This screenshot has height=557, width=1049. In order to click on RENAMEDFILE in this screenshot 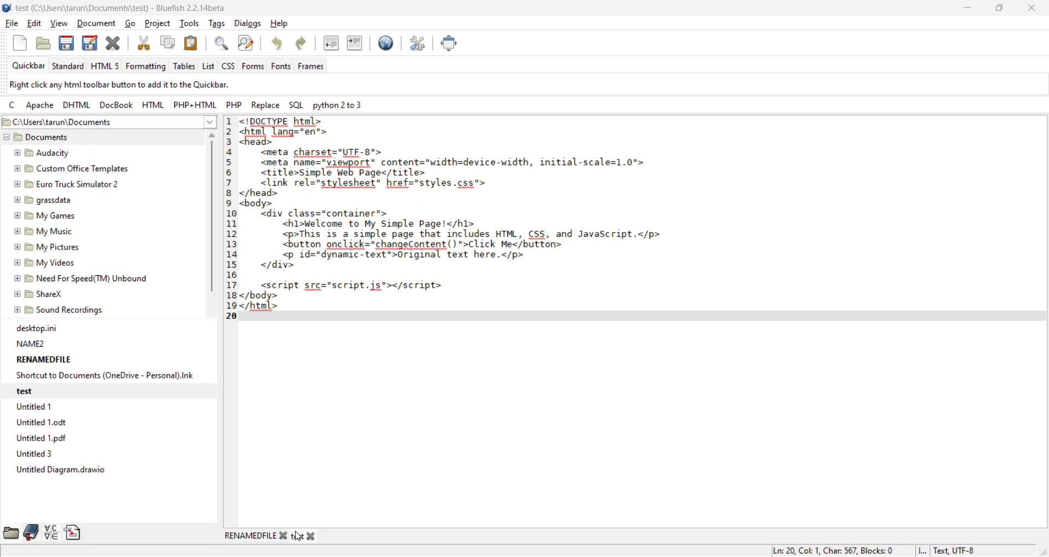, I will do `click(44, 358)`.